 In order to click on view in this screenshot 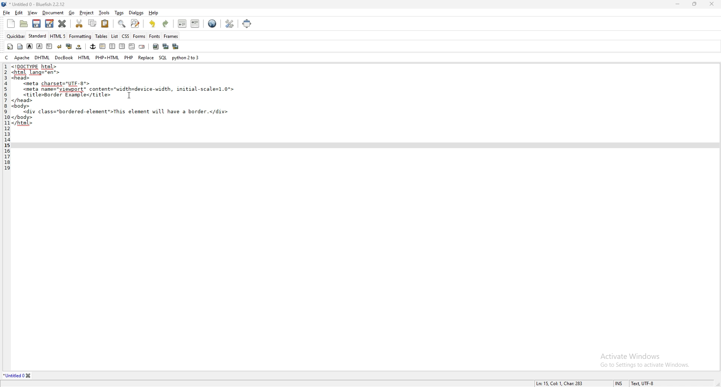, I will do `click(33, 13)`.